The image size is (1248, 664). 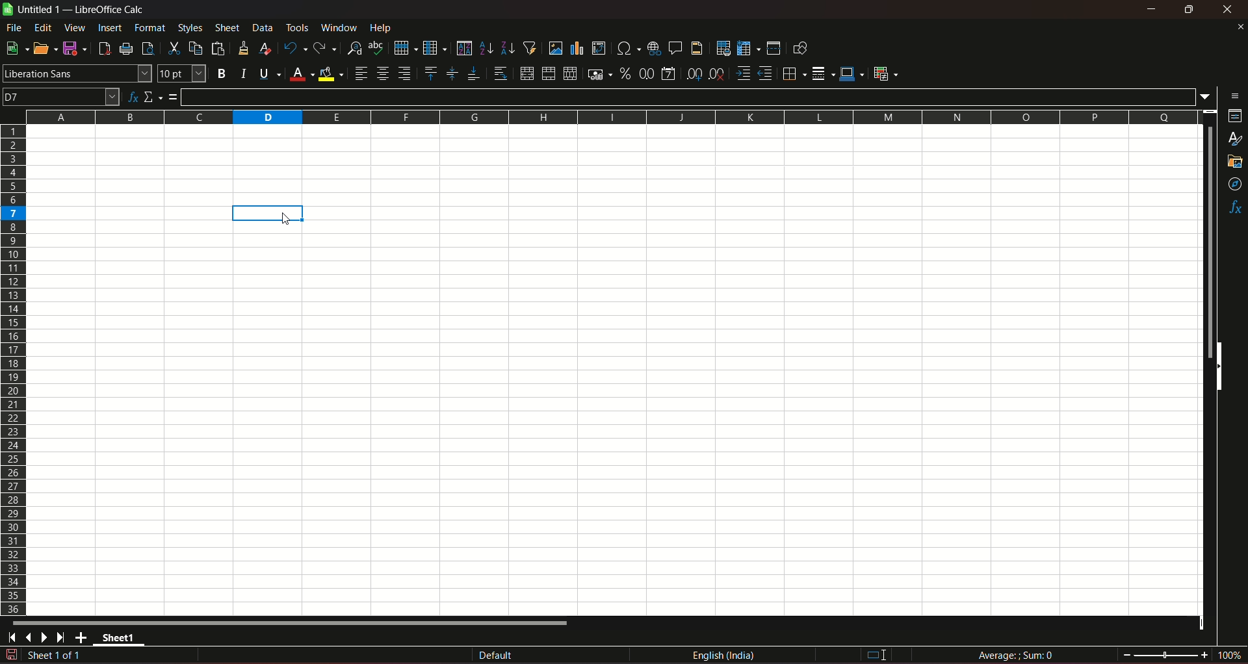 What do you see at coordinates (609, 115) in the screenshot?
I see `columns` at bounding box center [609, 115].